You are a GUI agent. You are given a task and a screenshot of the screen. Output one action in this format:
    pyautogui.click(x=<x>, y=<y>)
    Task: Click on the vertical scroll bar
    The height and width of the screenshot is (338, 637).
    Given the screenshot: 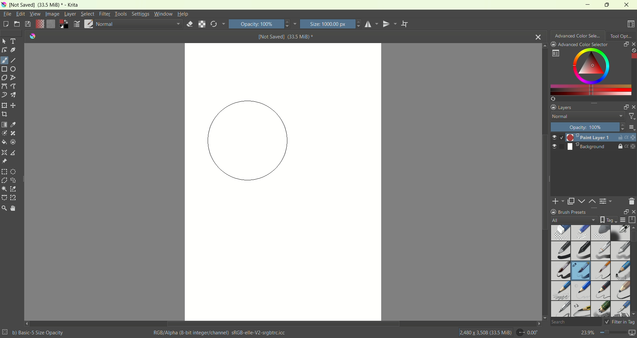 What is the action you would take?
    pyautogui.click(x=633, y=271)
    